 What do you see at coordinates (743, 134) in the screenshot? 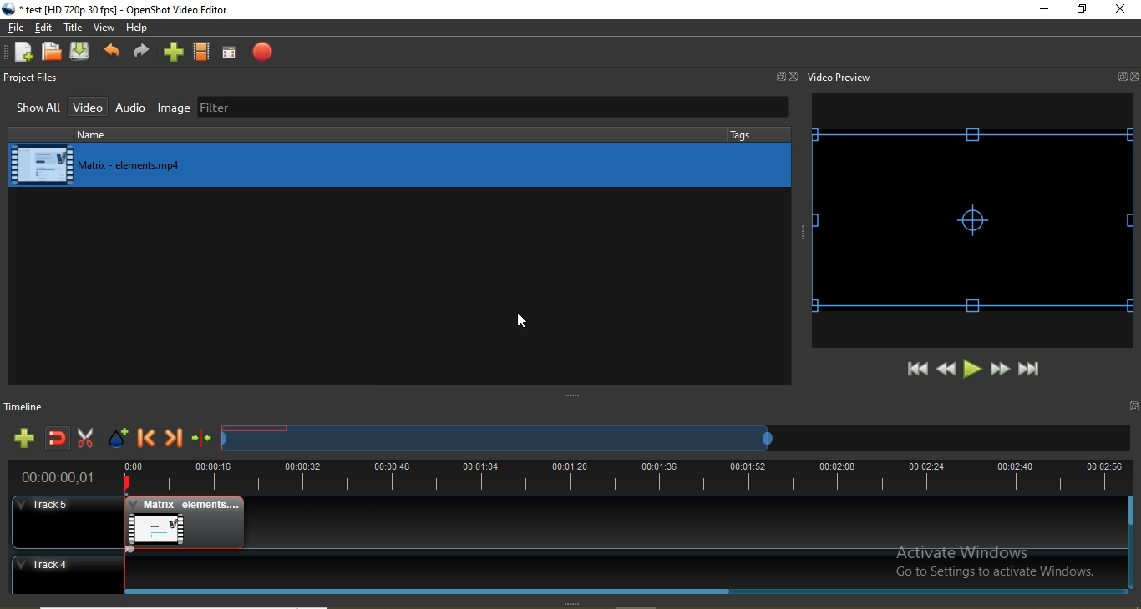
I see `tags` at bounding box center [743, 134].